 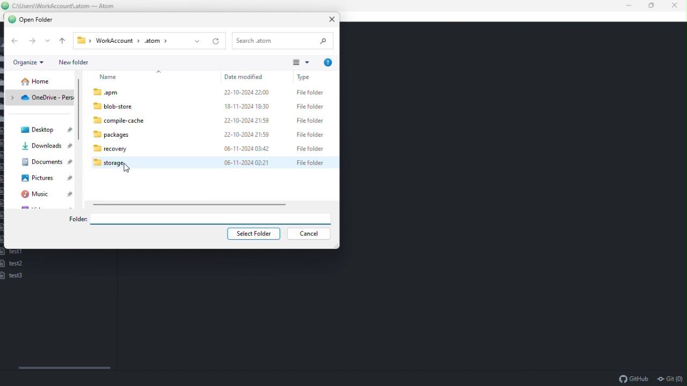 I want to click on Horizontal scroll bar, so click(x=64, y=368).